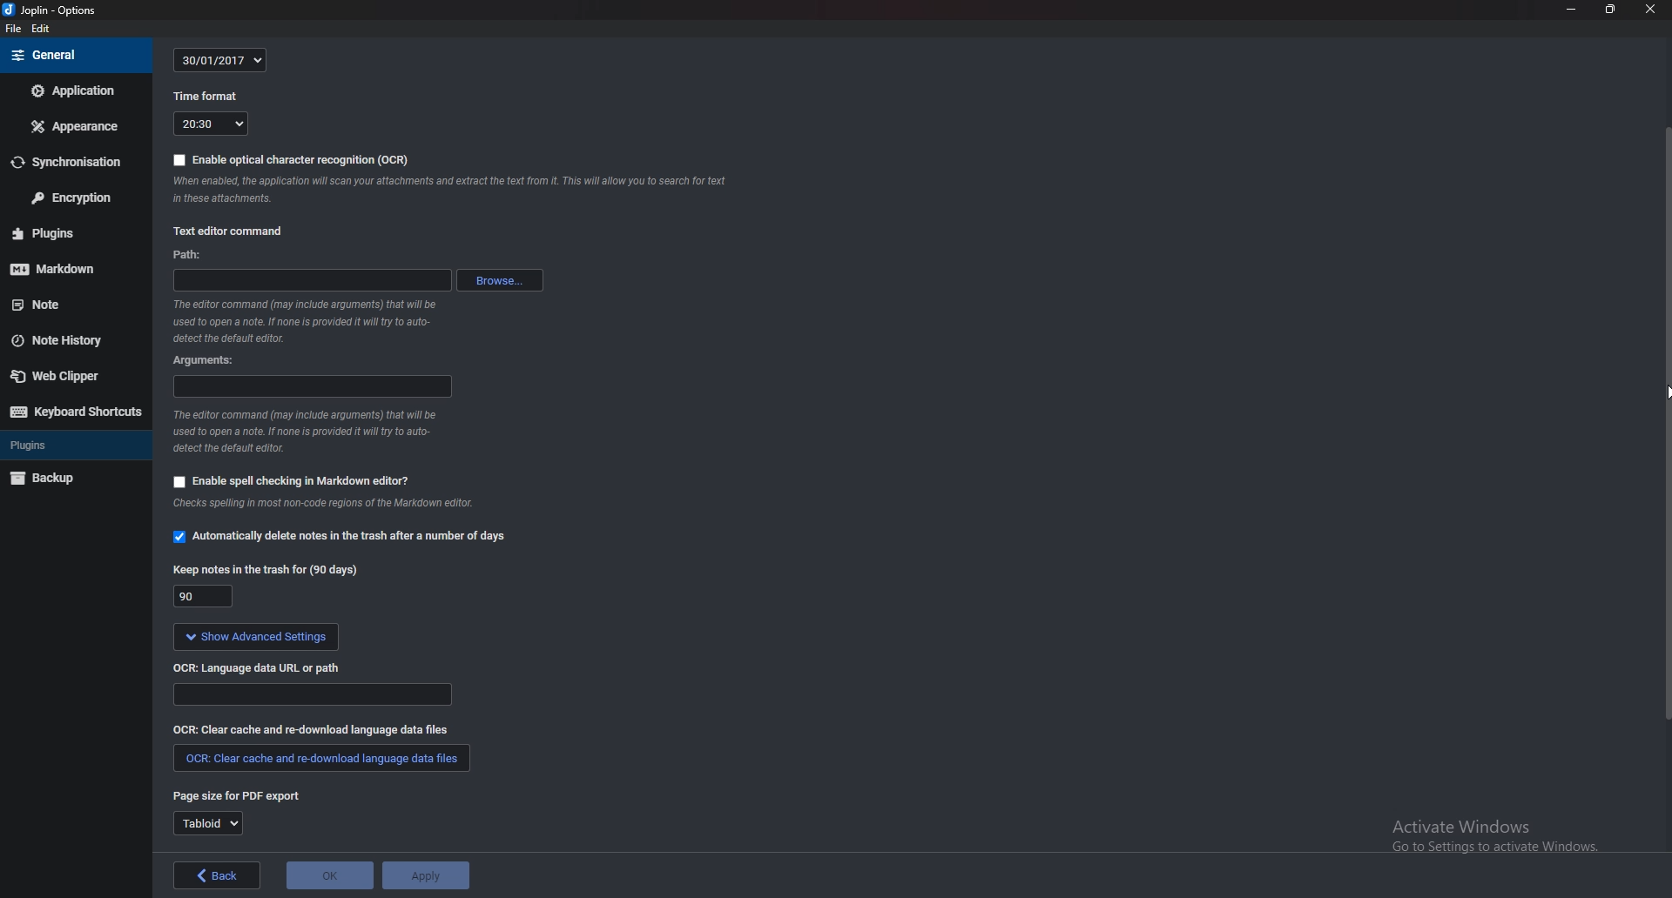 This screenshot has height=898, width=1672. I want to click on Plugins, so click(66, 446).